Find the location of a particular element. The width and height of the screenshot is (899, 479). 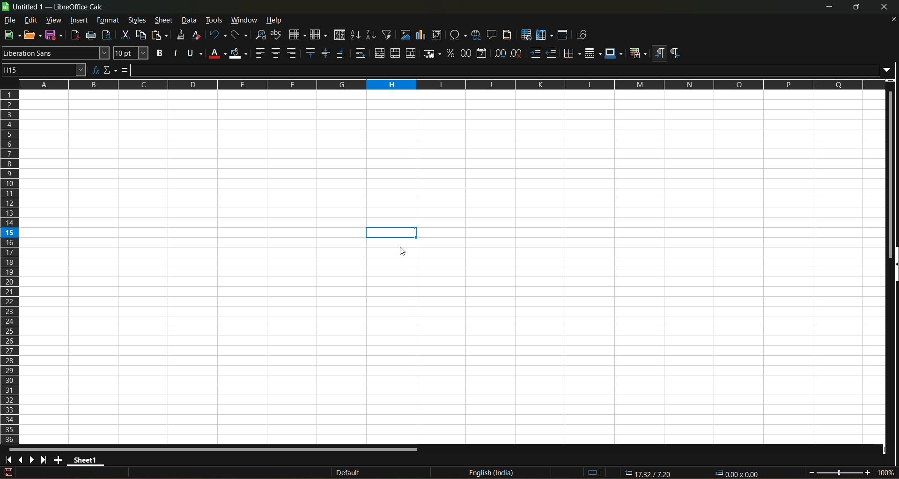

rows is located at coordinates (445, 89).